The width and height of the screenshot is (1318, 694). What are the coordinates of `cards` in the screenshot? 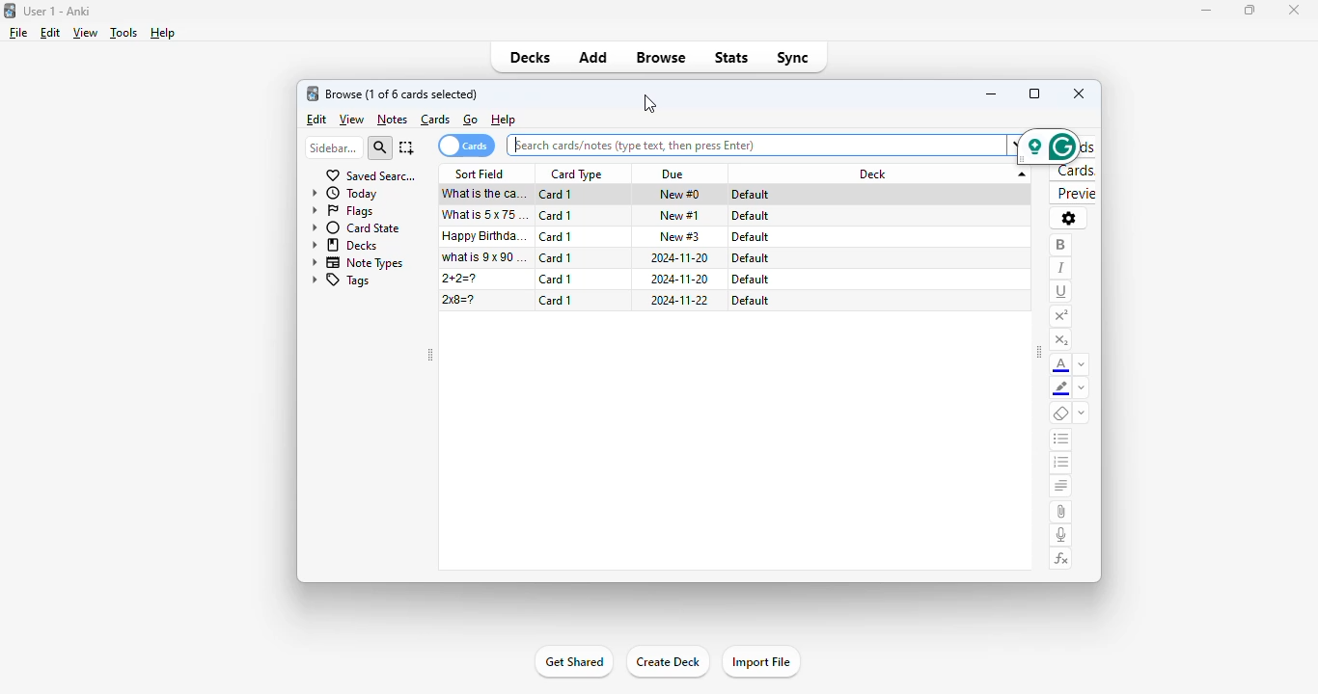 It's located at (1073, 171).